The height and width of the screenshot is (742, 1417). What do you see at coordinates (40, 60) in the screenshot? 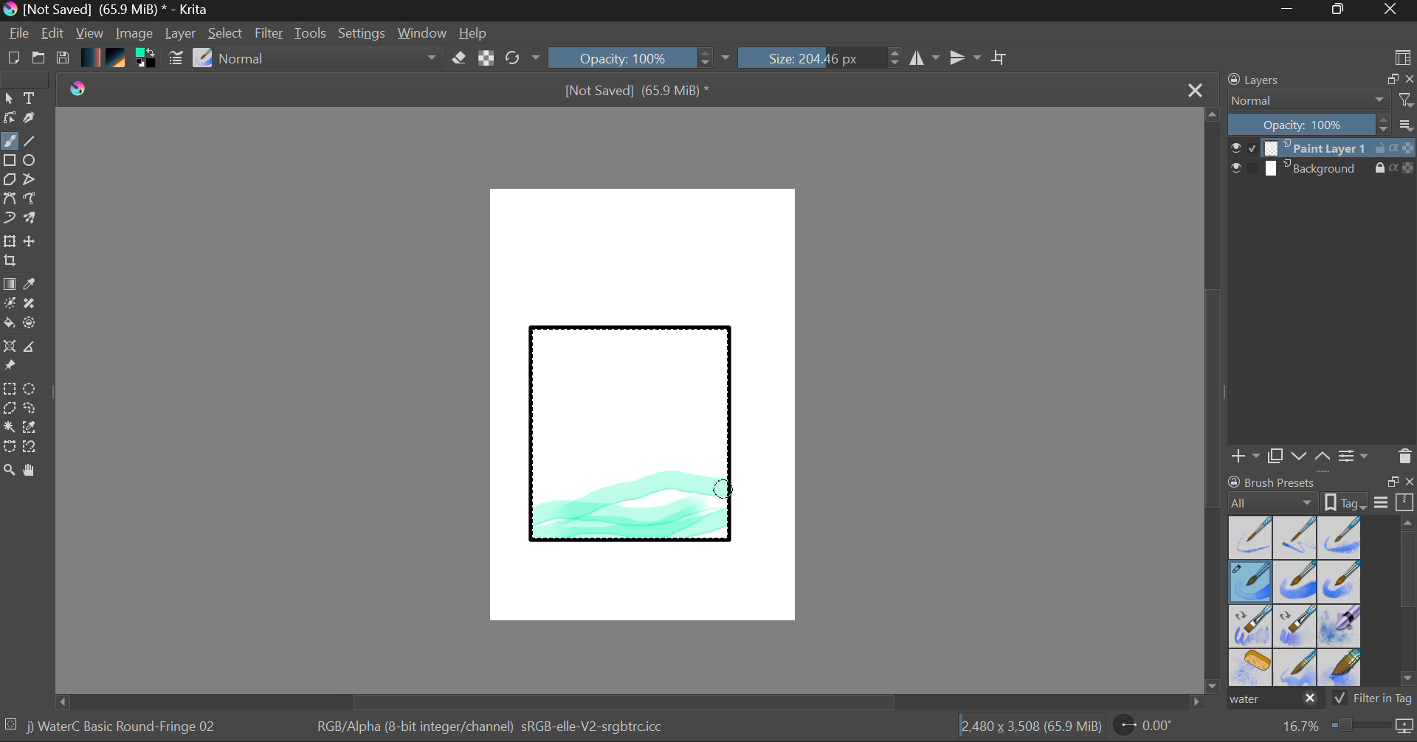
I see `Open` at bounding box center [40, 60].